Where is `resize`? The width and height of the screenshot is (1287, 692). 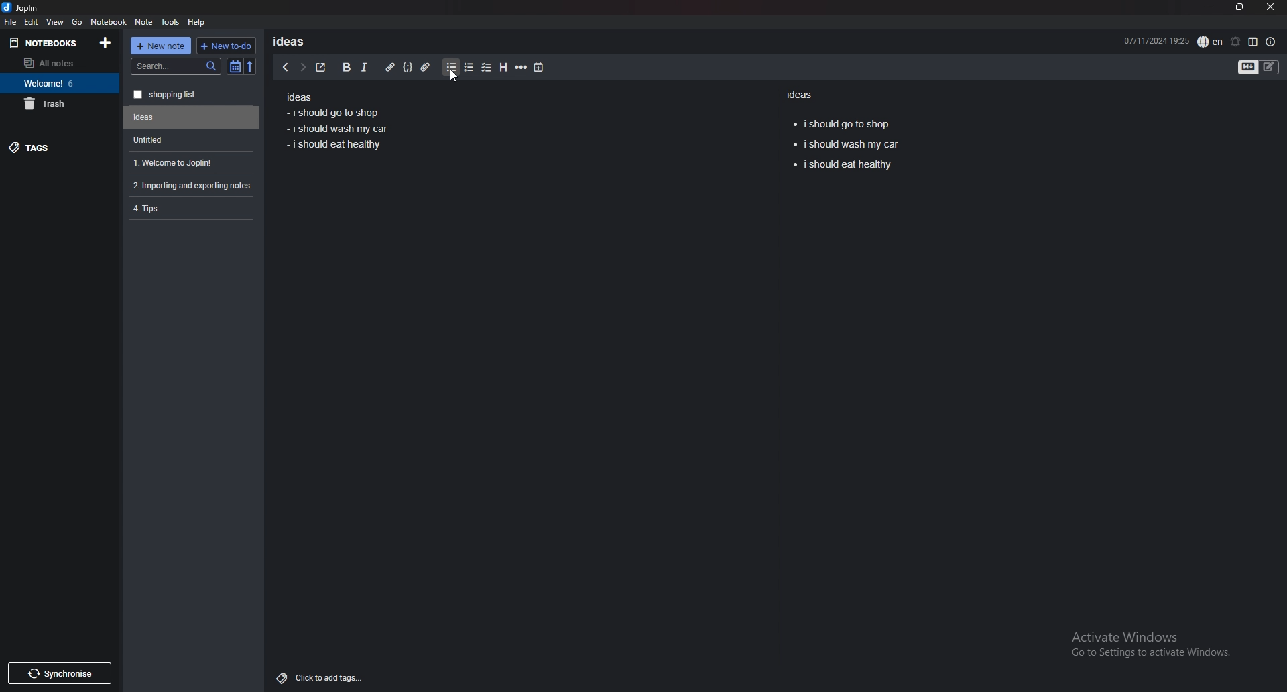
resize is located at coordinates (1239, 8).